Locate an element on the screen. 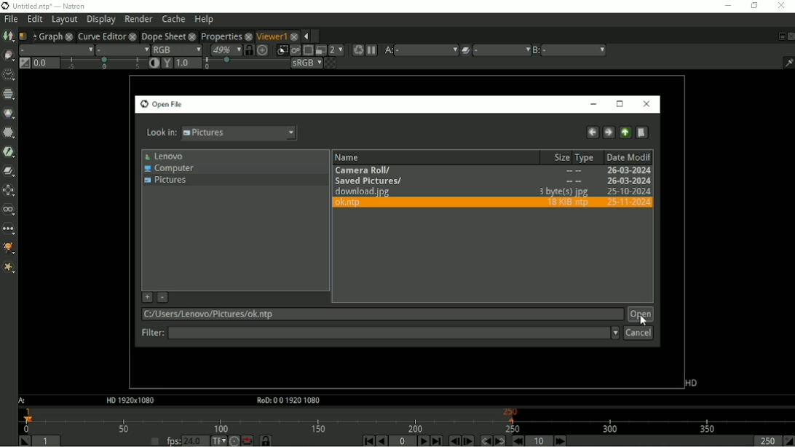 The width and height of the screenshot is (795, 447). pictures is located at coordinates (242, 132).